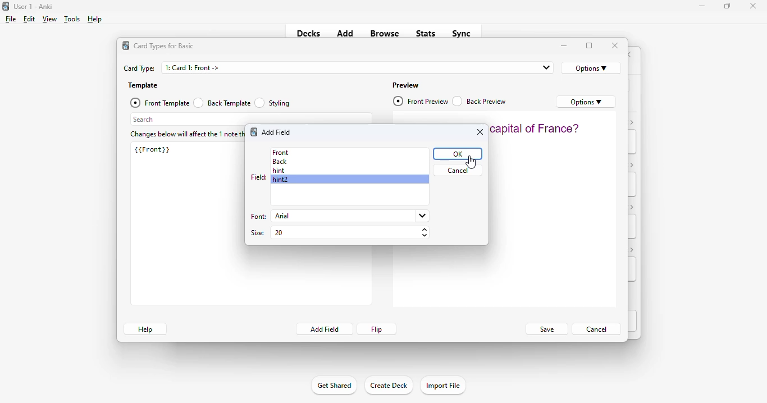 Image resolution: width=767 pixels, height=403 pixels. What do you see at coordinates (457, 154) in the screenshot?
I see `OK` at bounding box center [457, 154].